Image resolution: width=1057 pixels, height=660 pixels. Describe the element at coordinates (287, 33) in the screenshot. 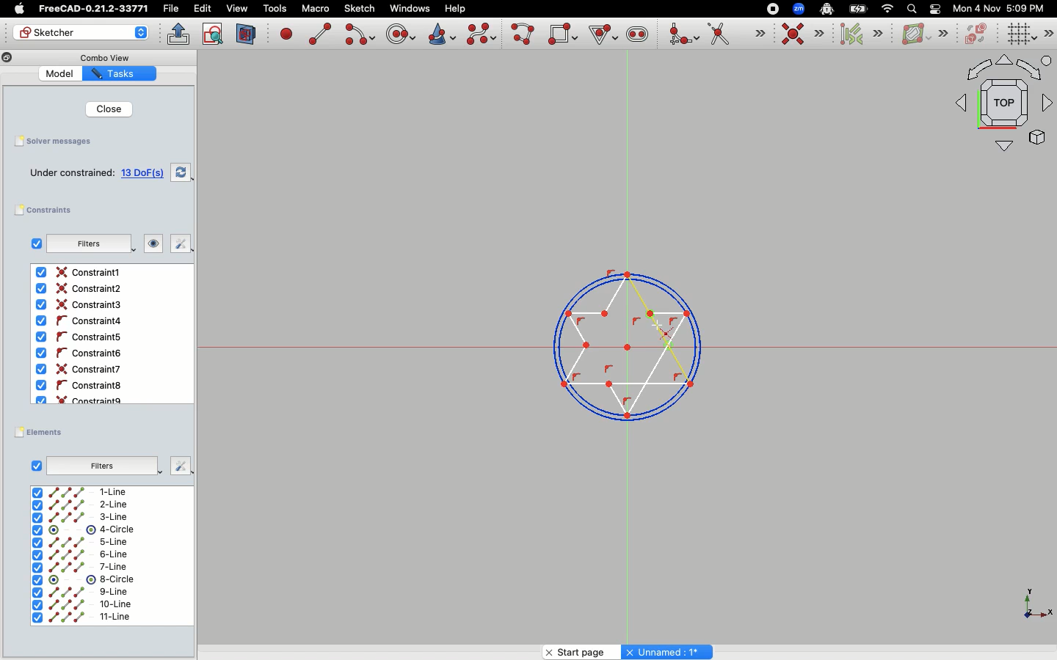

I see `Create point` at that location.